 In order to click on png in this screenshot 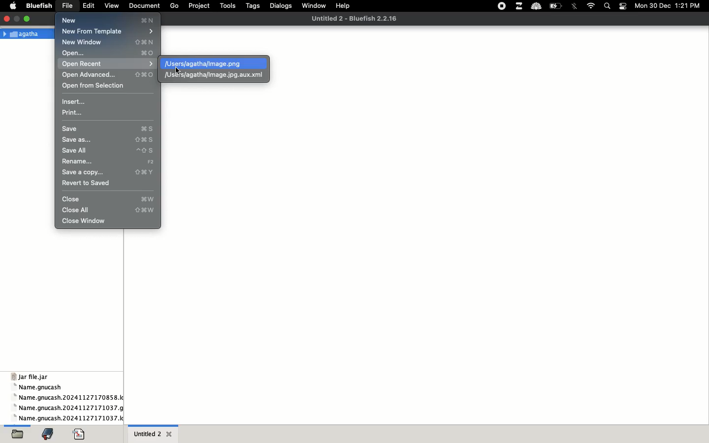, I will do `click(201, 63)`.